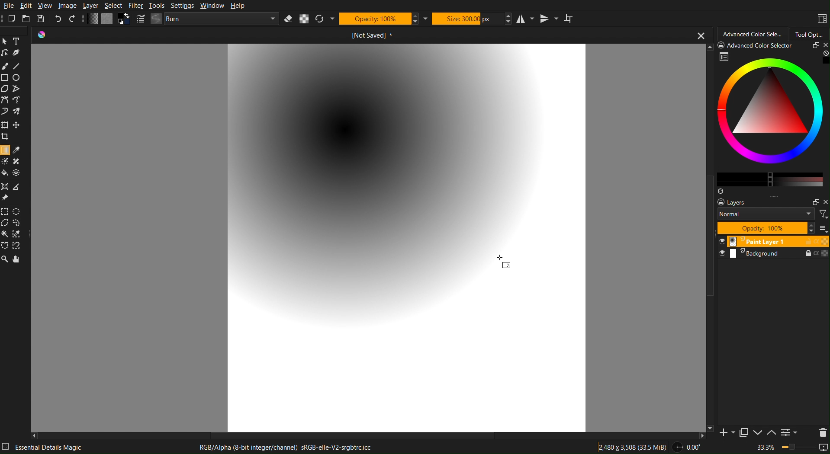 This screenshot has height=454, width=830. I want to click on Select, so click(113, 6).